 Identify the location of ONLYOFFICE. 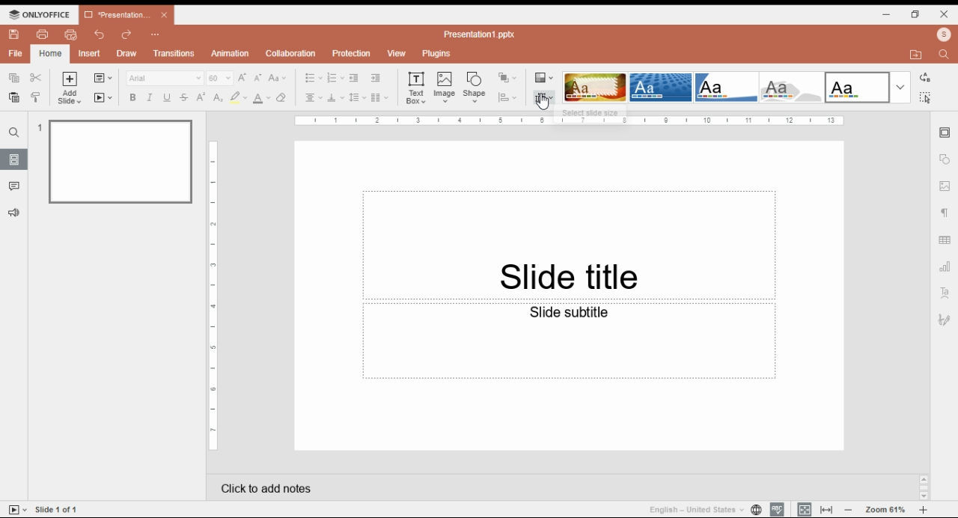
(40, 14).